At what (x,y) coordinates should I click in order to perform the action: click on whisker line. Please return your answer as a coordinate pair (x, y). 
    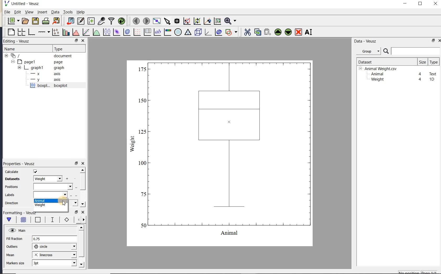
    Looking at the image, I should click on (51, 220).